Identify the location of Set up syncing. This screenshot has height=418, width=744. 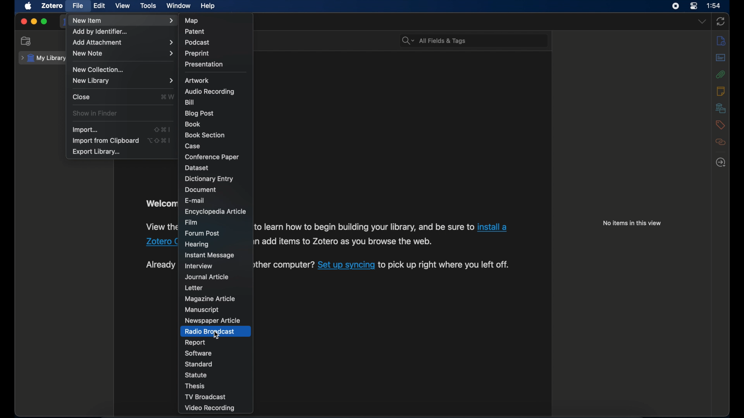
(346, 265).